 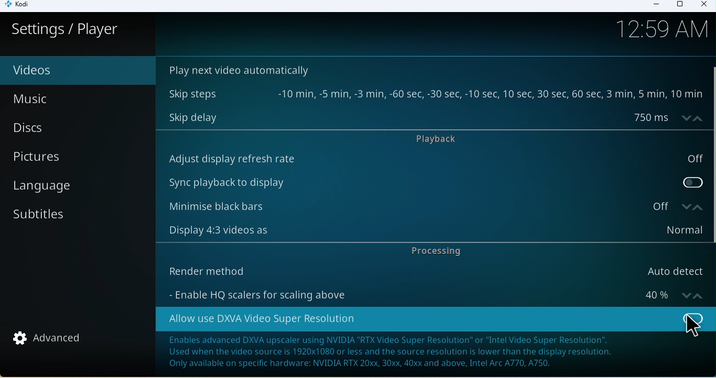 What do you see at coordinates (67, 218) in the screenshot?
I see `Subtitles` at bounding box center [67, 218].